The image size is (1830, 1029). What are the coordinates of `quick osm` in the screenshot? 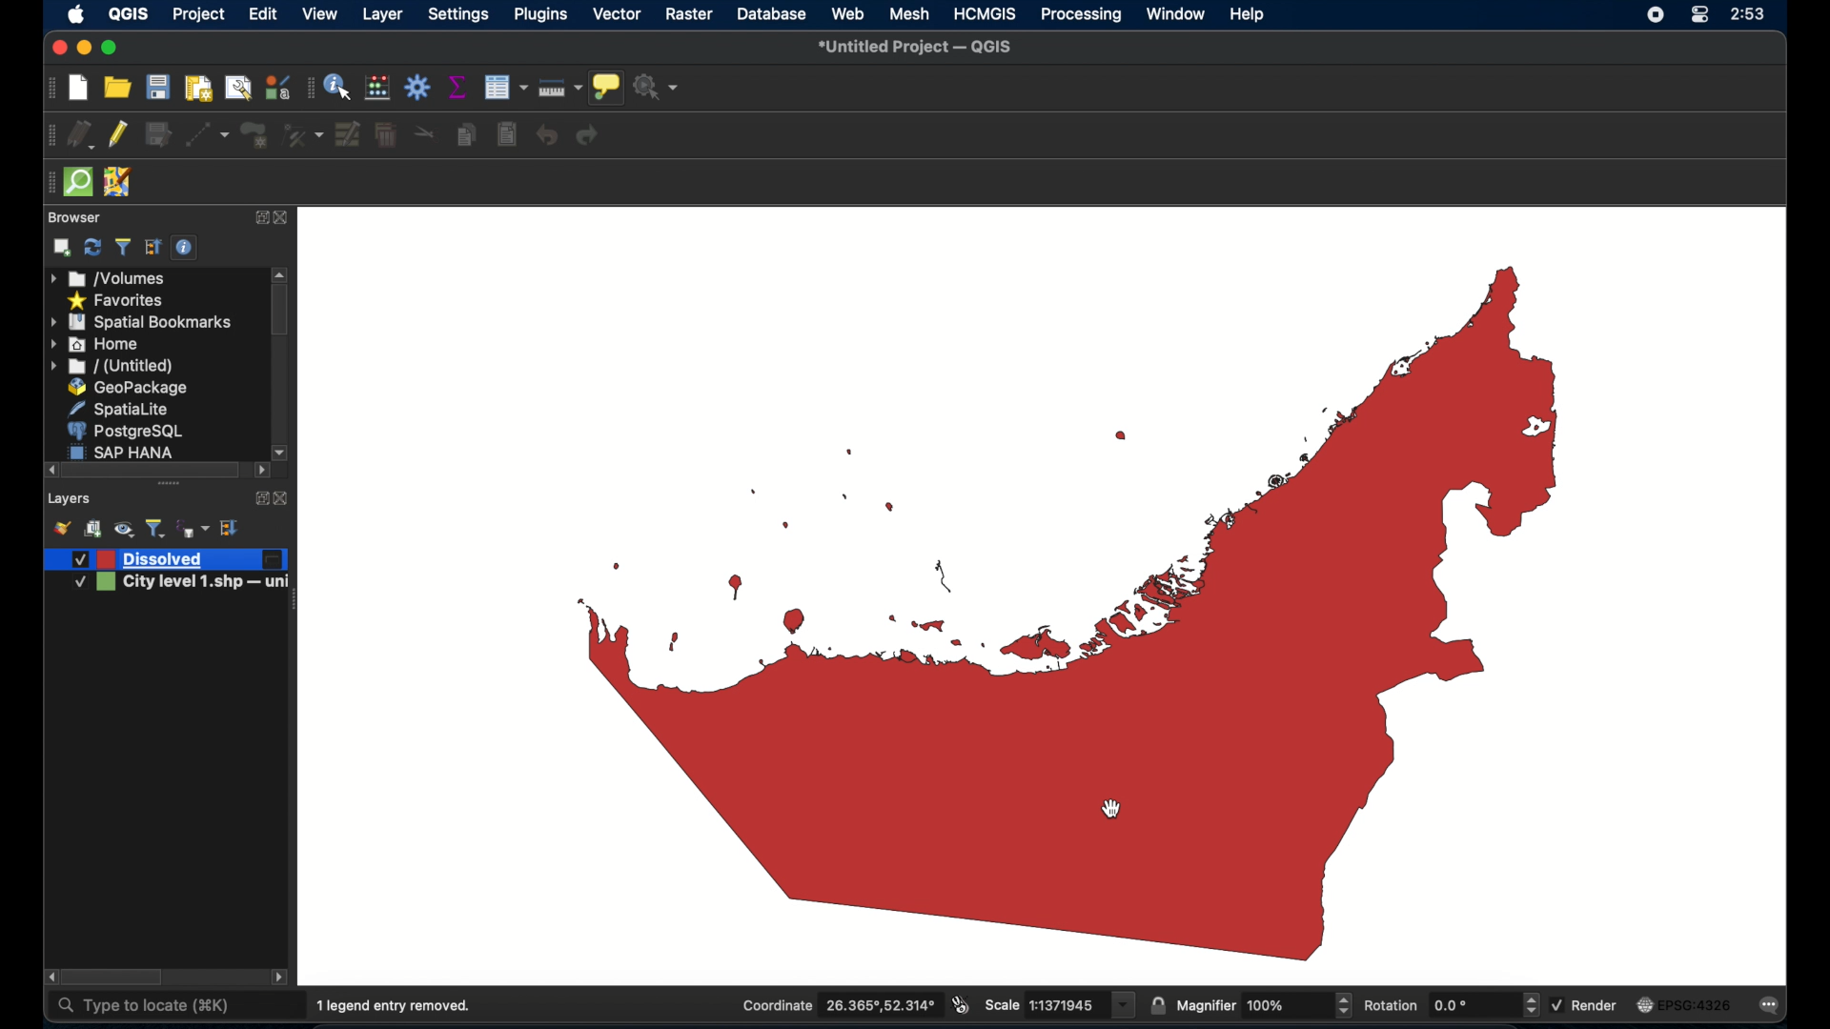 It's located at (77, 182).